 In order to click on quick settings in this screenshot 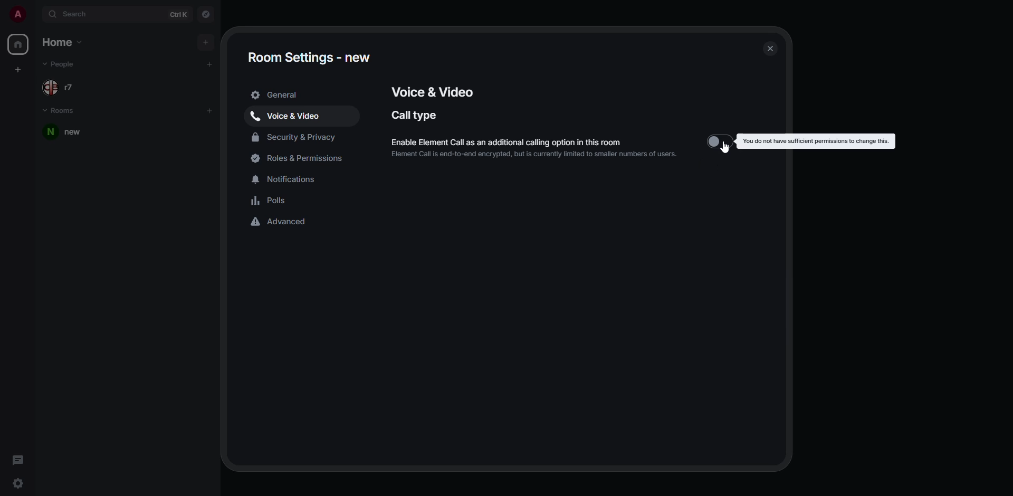, I will do `click(20, 483)`.